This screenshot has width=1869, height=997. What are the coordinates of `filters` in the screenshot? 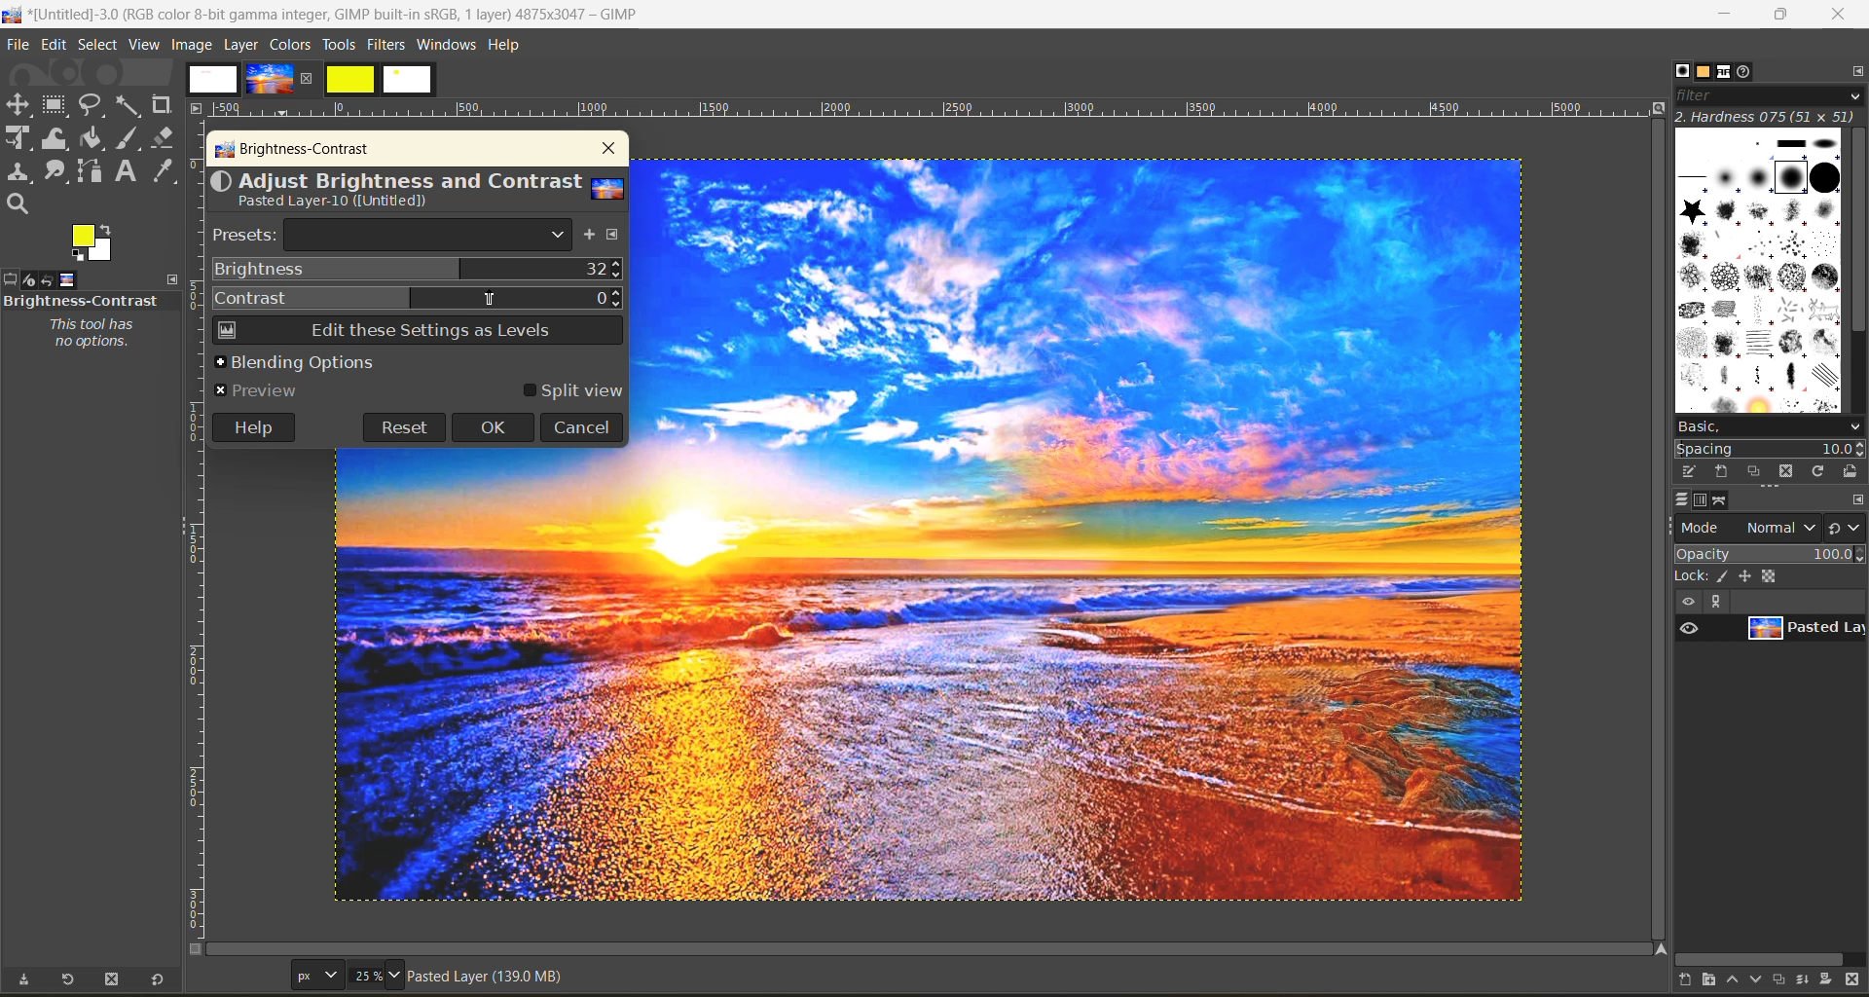 It's located at (388, 44).